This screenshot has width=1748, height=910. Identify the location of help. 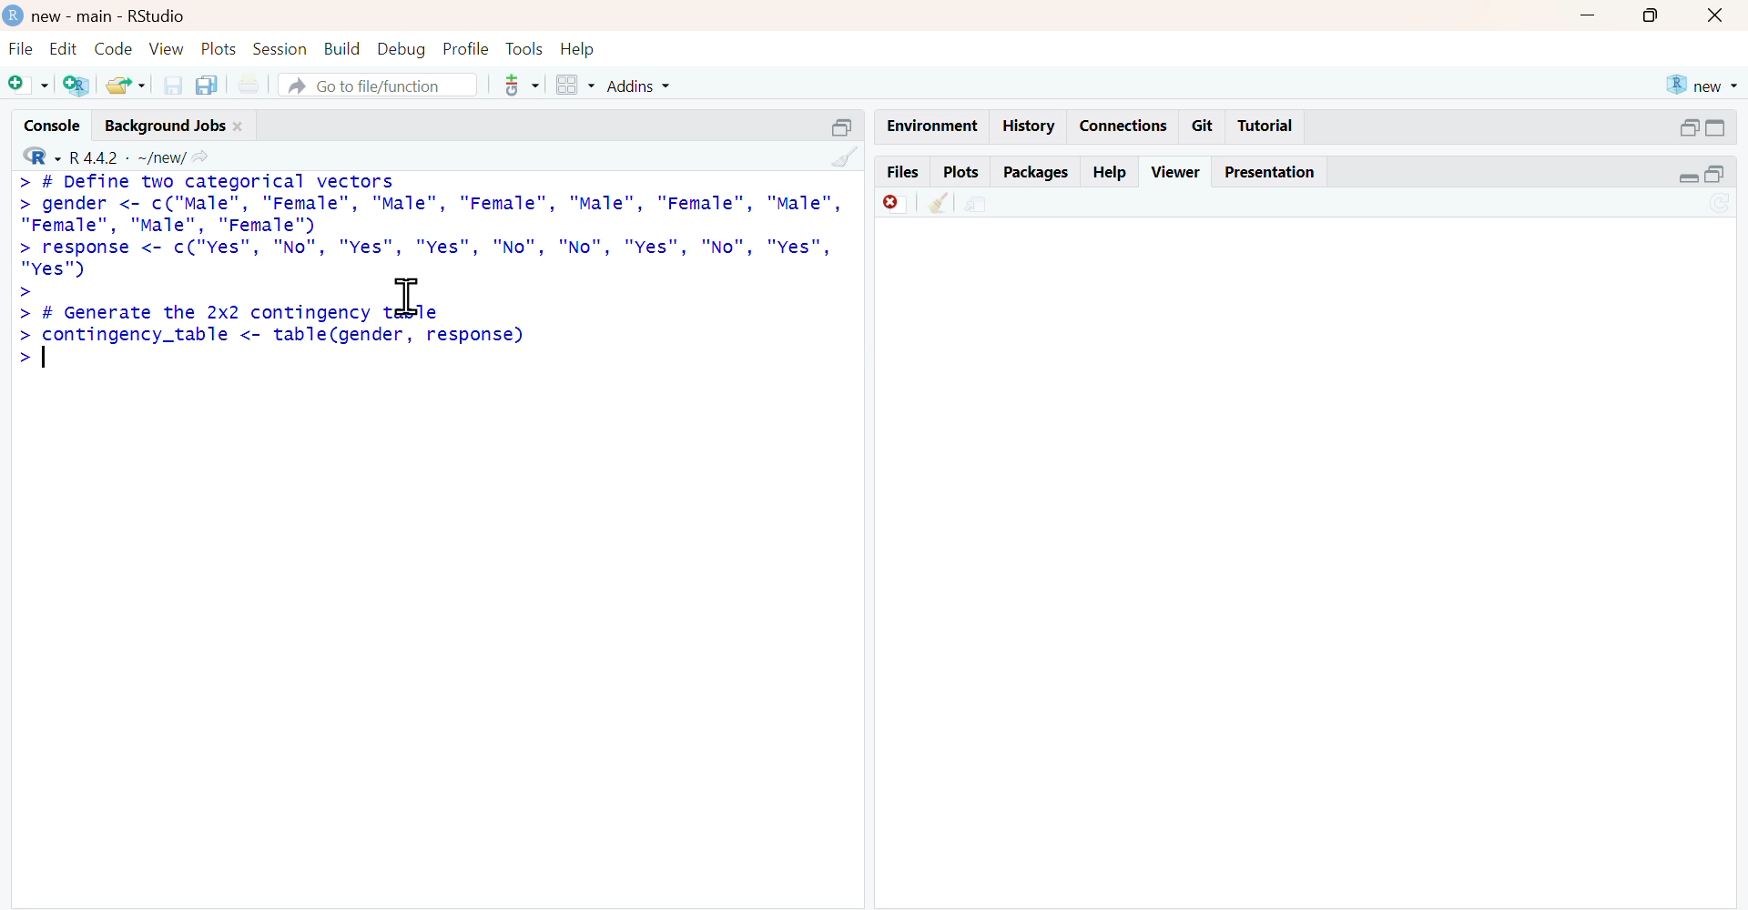
(1111, 174).